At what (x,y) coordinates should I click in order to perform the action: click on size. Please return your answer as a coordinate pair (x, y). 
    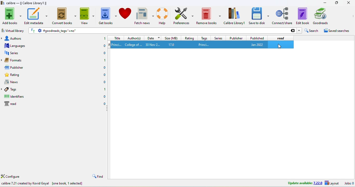
    Looking at the image, I should click on (171, 38).